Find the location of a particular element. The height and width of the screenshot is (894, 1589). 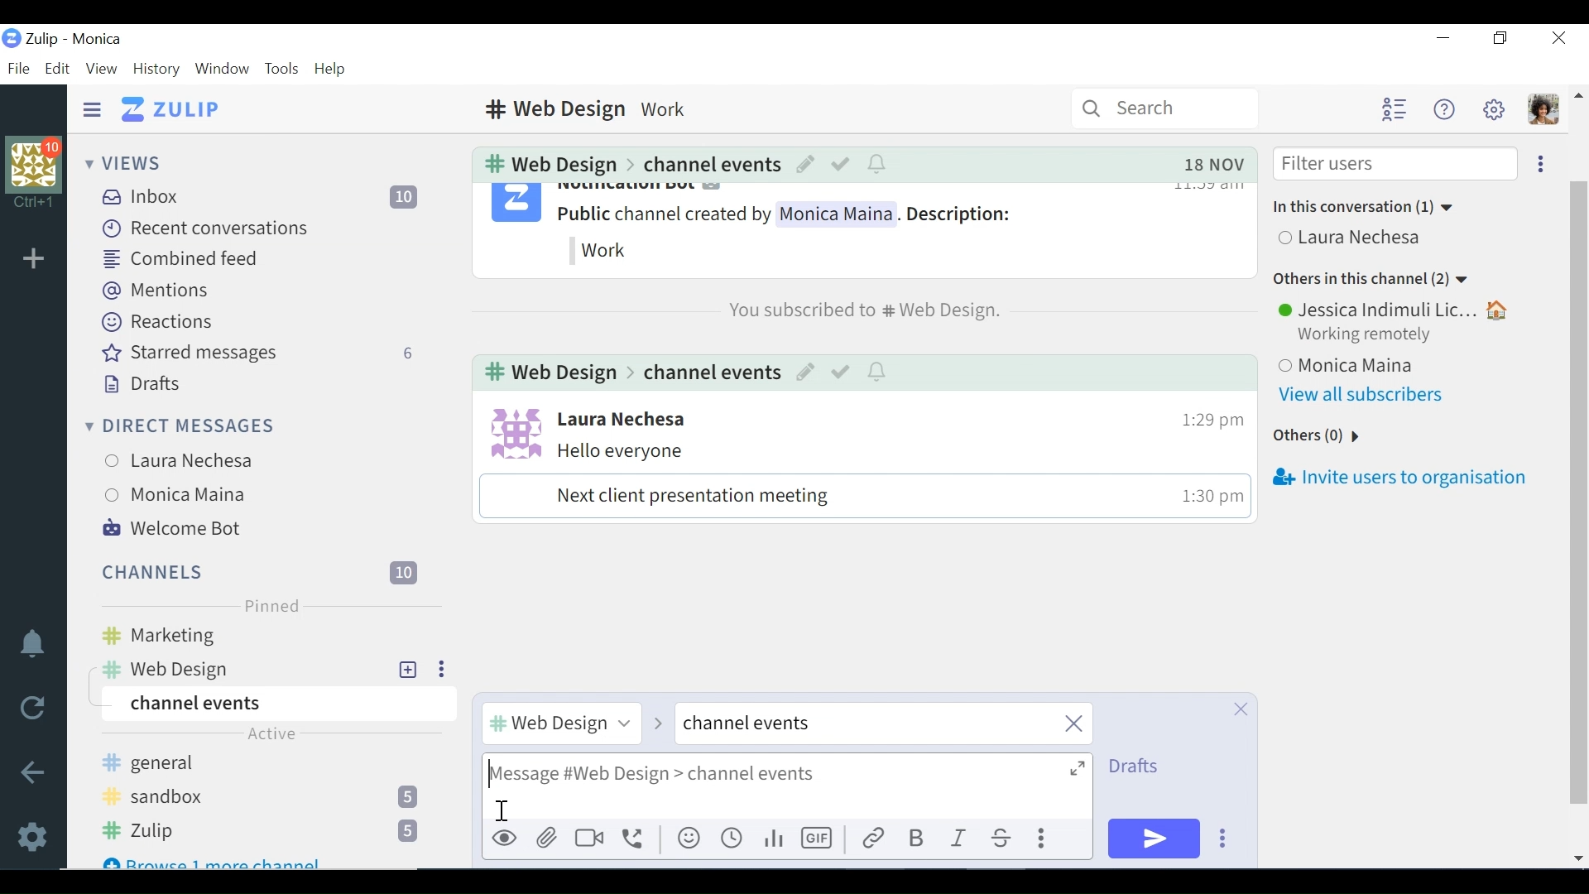

Mentions is located at coordinates (156, 291).